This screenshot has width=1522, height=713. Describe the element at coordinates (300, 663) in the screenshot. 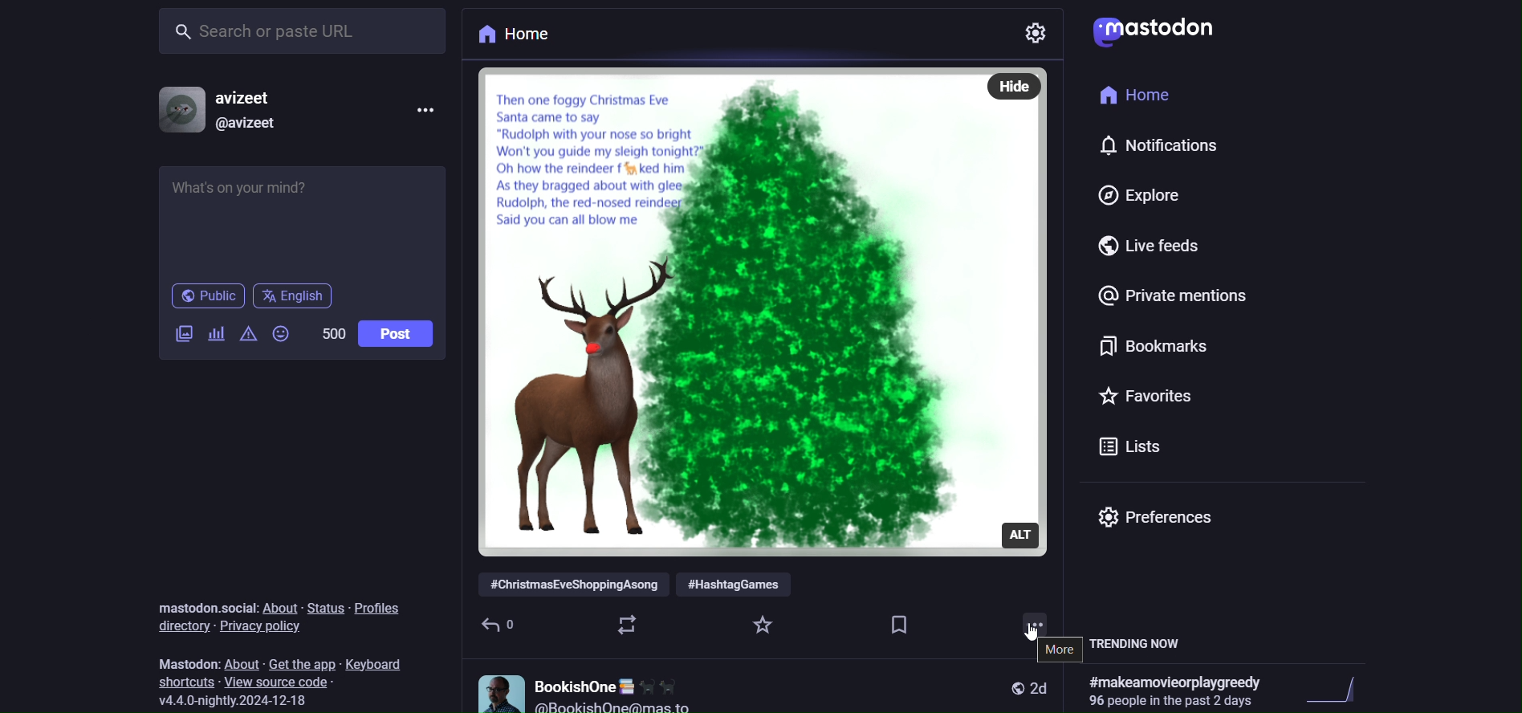

I see `get the app` at that location.